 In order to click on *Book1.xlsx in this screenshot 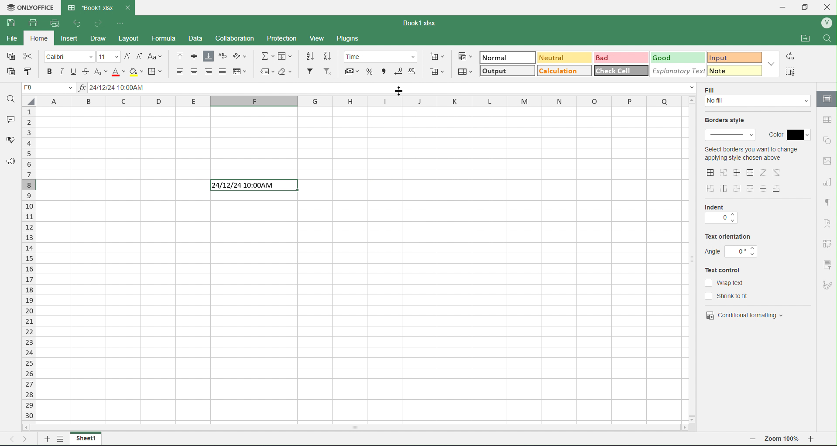, I will do `click(89, 5)`.